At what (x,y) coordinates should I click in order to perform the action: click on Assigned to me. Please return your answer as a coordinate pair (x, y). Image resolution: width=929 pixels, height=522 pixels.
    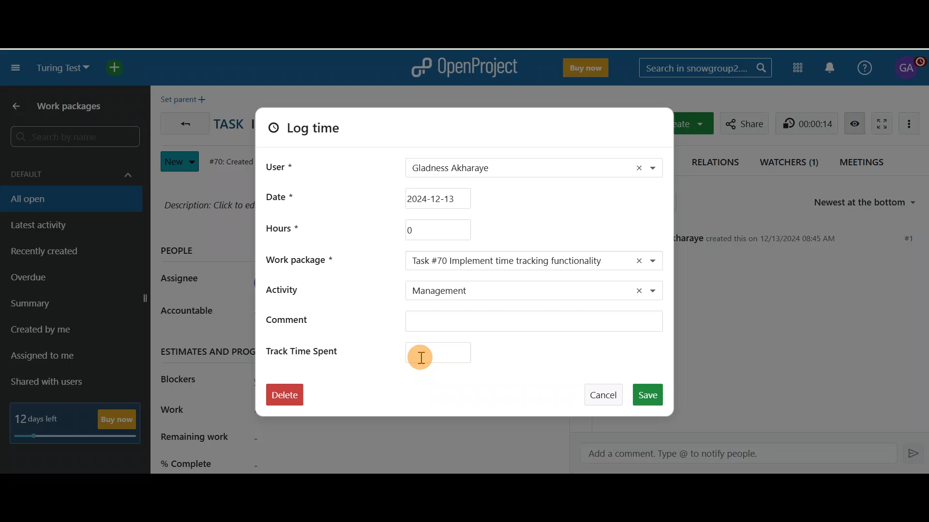
    Looking at the image, I should click on (56, 357).